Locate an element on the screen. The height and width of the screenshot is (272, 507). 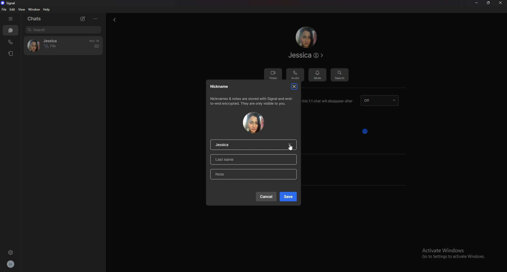
save is located at coordinates (288, 197).